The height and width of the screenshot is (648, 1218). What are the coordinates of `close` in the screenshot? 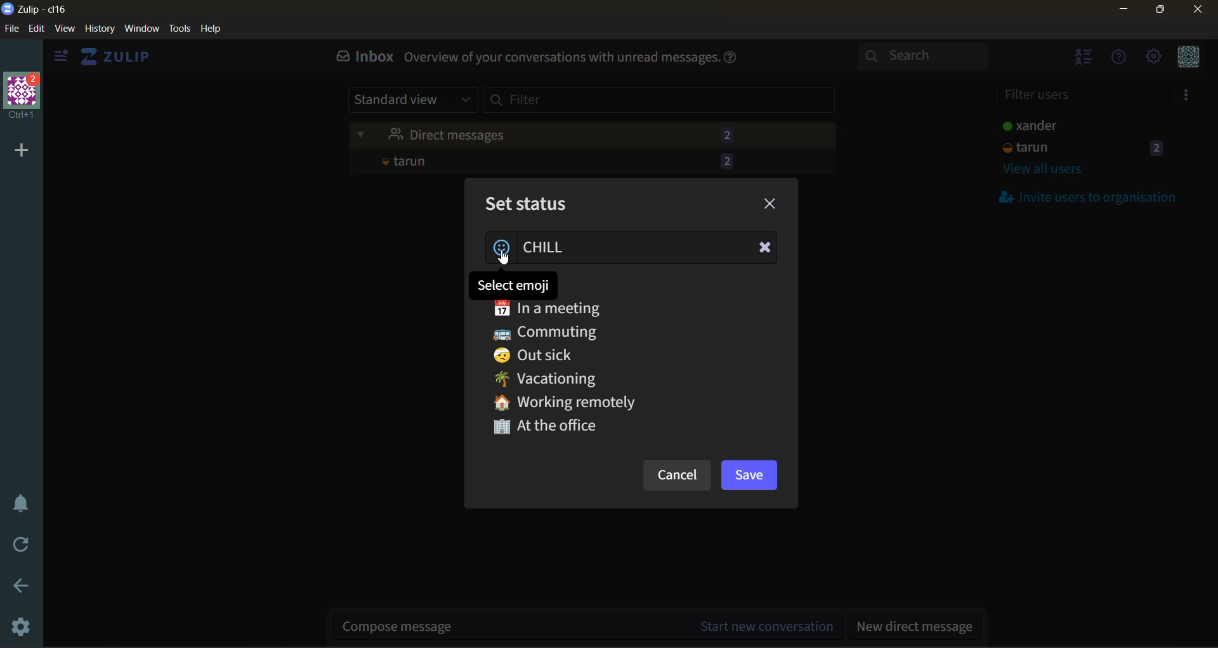 It's located at (775, 202).